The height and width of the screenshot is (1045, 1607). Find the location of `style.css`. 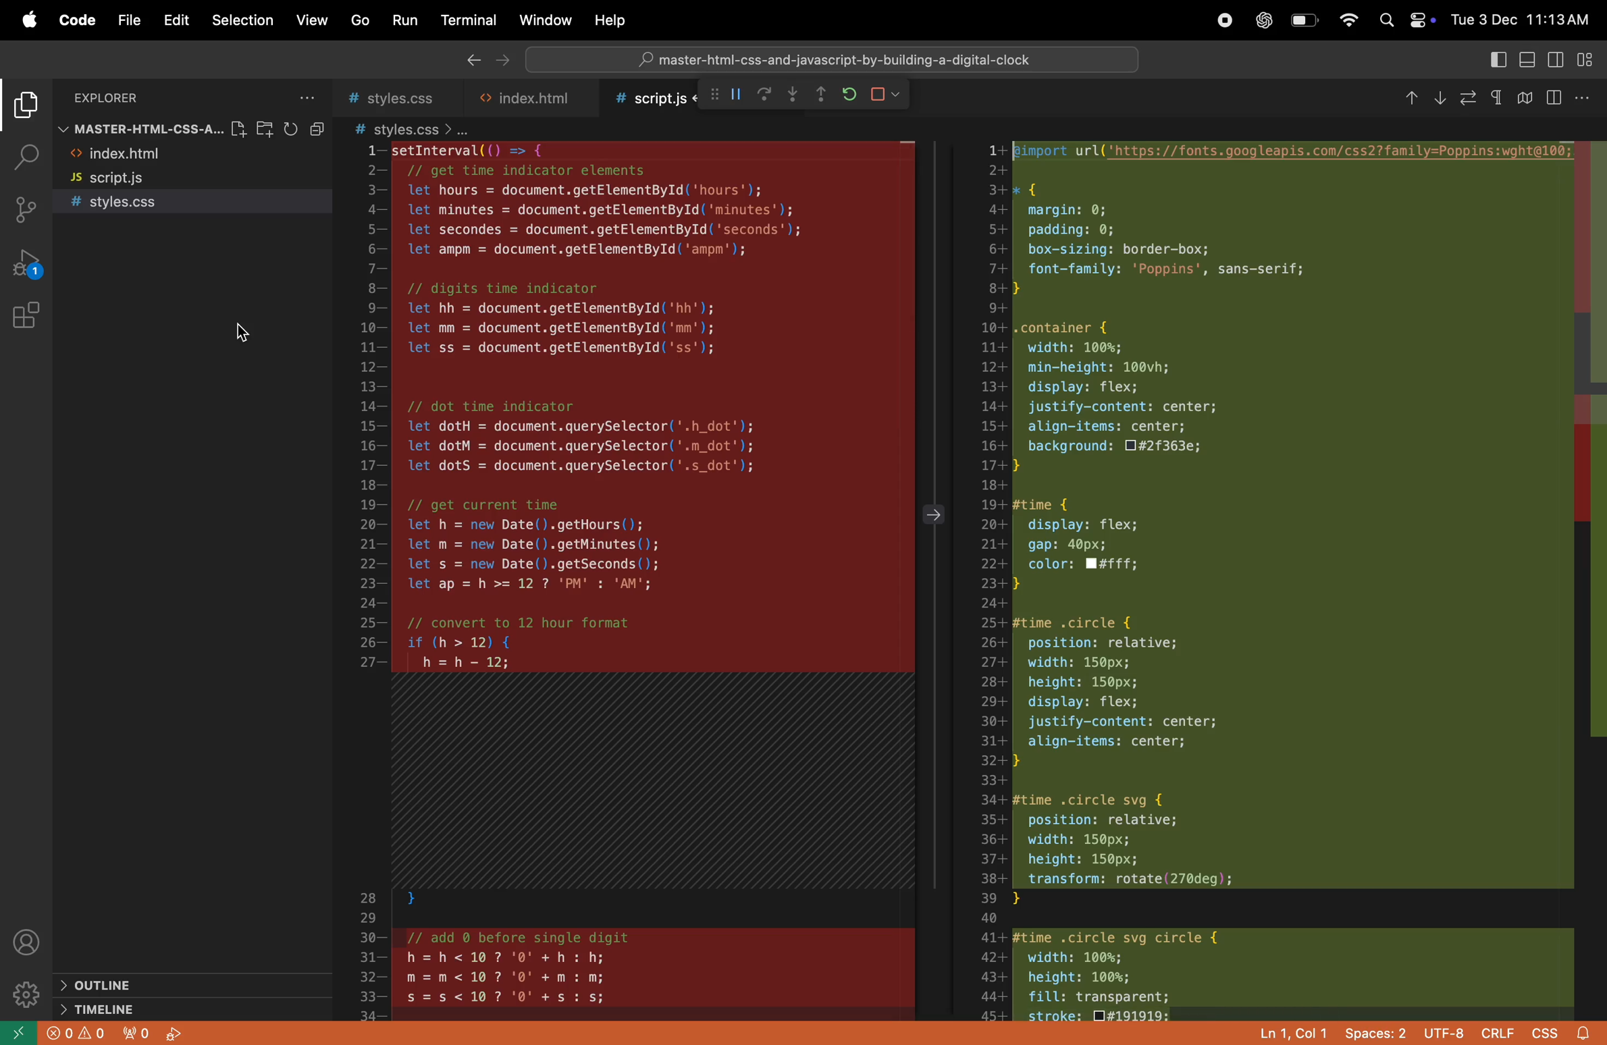

style.css is located at coordinates (401, 99).